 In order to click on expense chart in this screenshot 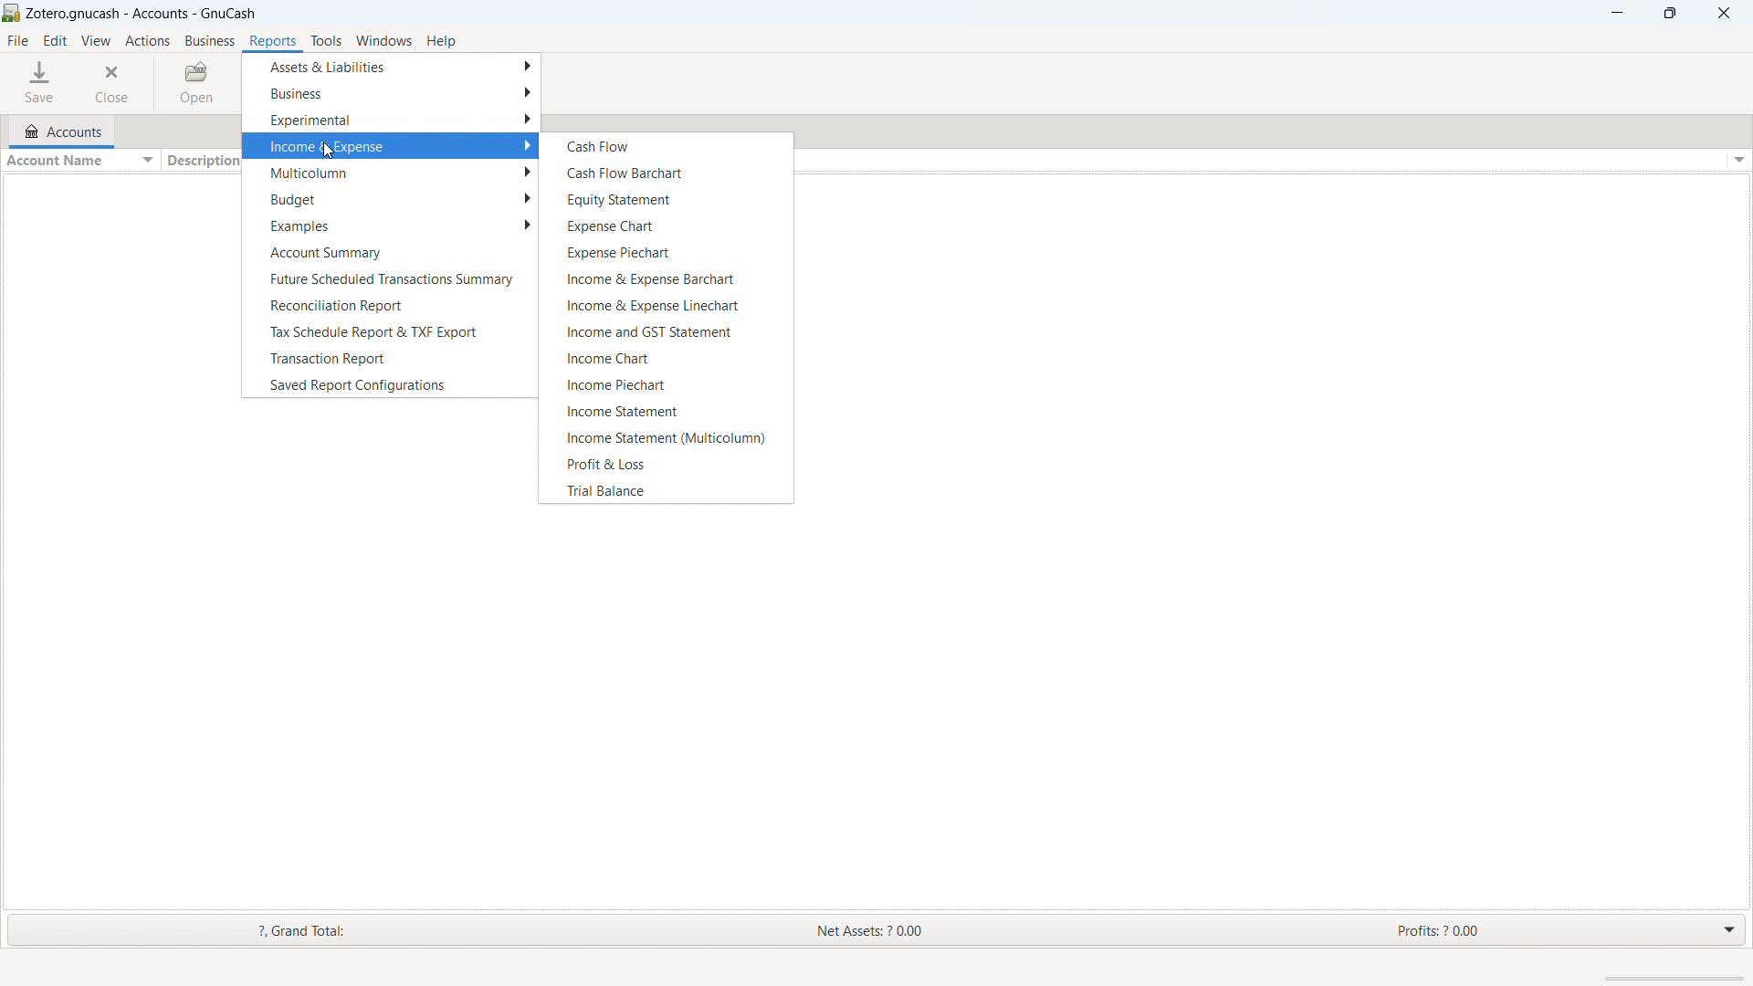, I will do `click(667, 224)`.